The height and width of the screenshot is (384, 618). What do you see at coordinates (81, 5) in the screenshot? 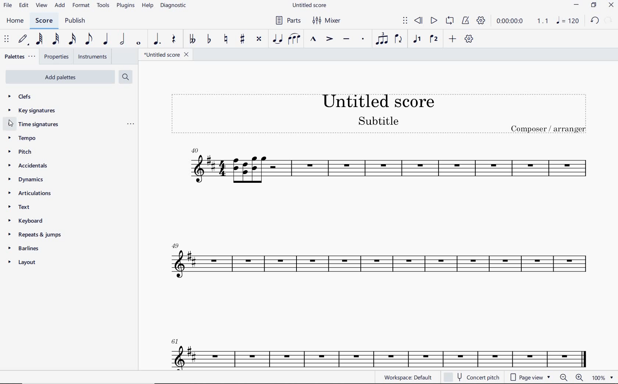
I see `FORMAT` at bounding box center [81, 5].